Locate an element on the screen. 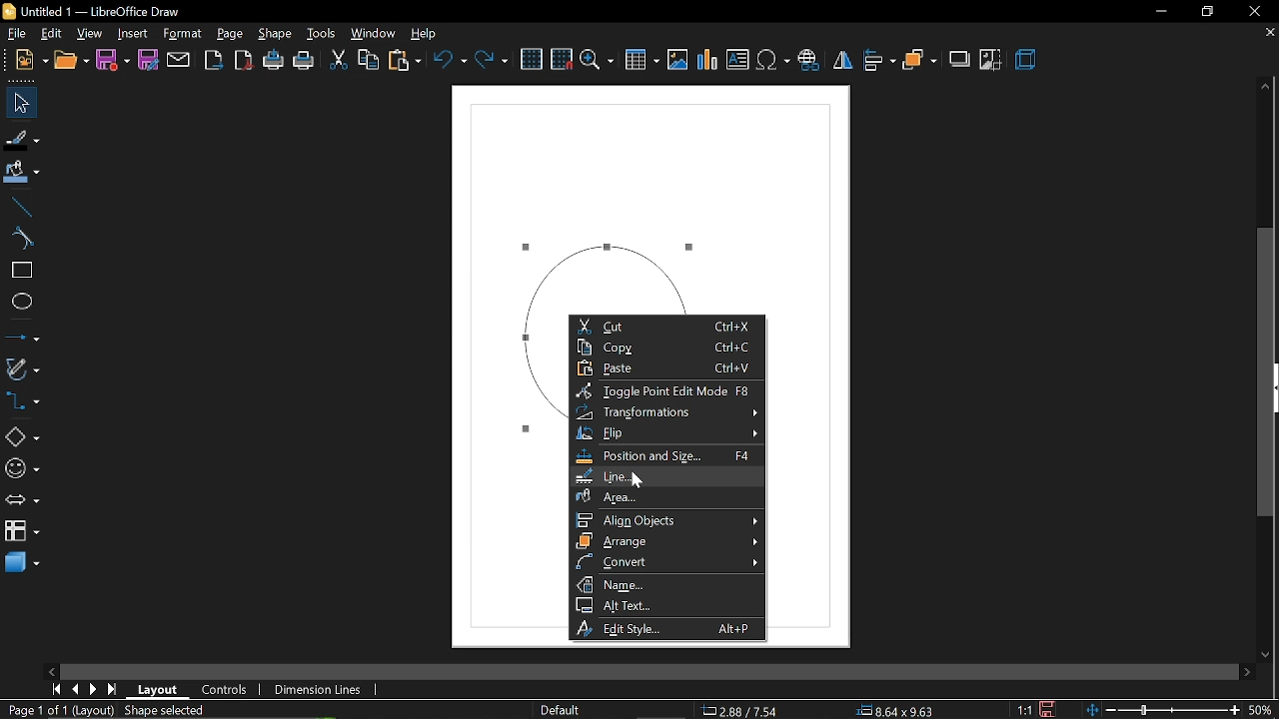  close current tab is located at coordinates (1268, 35).